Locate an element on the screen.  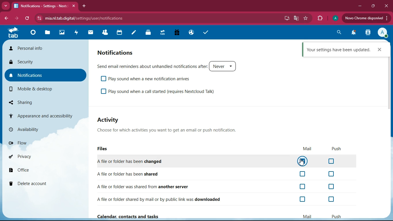
public is located at coordinates (192, 32).